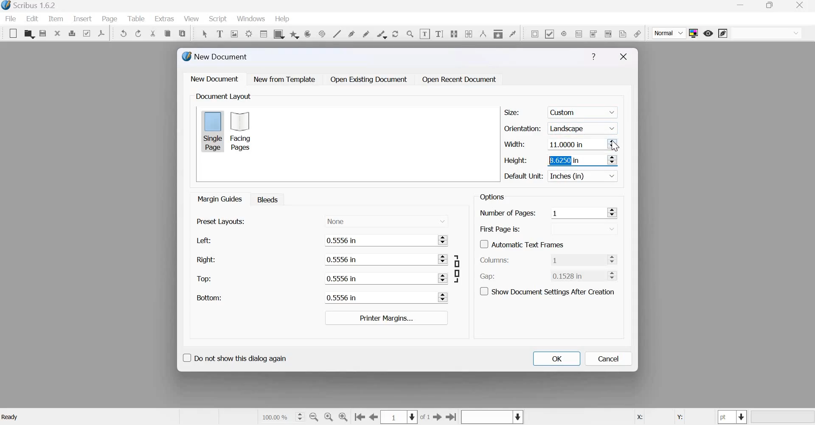 This screenshot has height=425, width=815. Describe the element at coordinates (337, 33) in the screenshot. I see `line` at that location.